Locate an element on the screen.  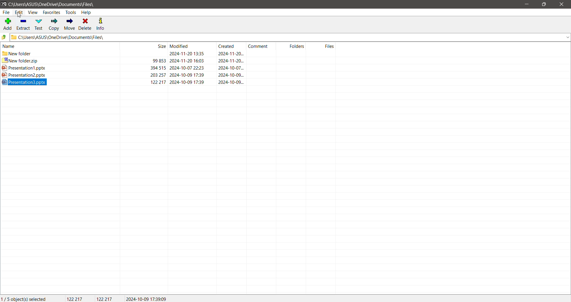
Help is located at coordinates (88, 12).